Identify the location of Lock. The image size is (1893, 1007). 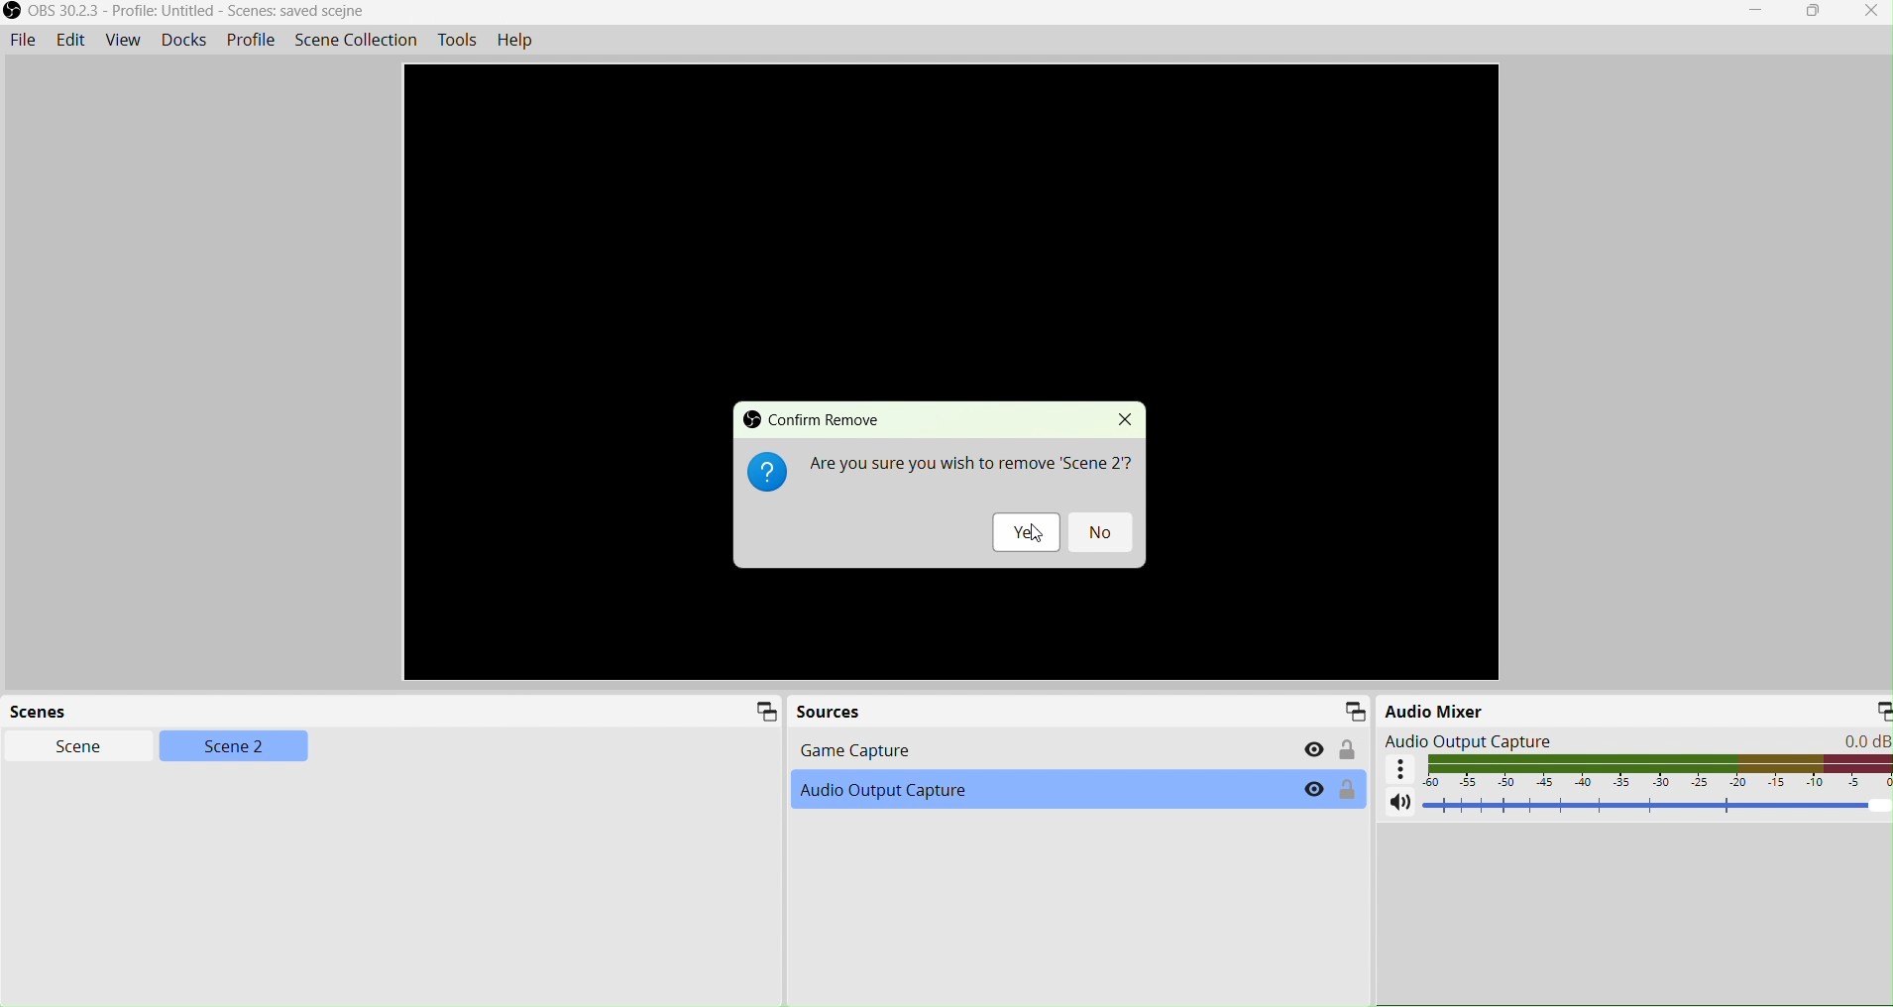
(1348, 750).